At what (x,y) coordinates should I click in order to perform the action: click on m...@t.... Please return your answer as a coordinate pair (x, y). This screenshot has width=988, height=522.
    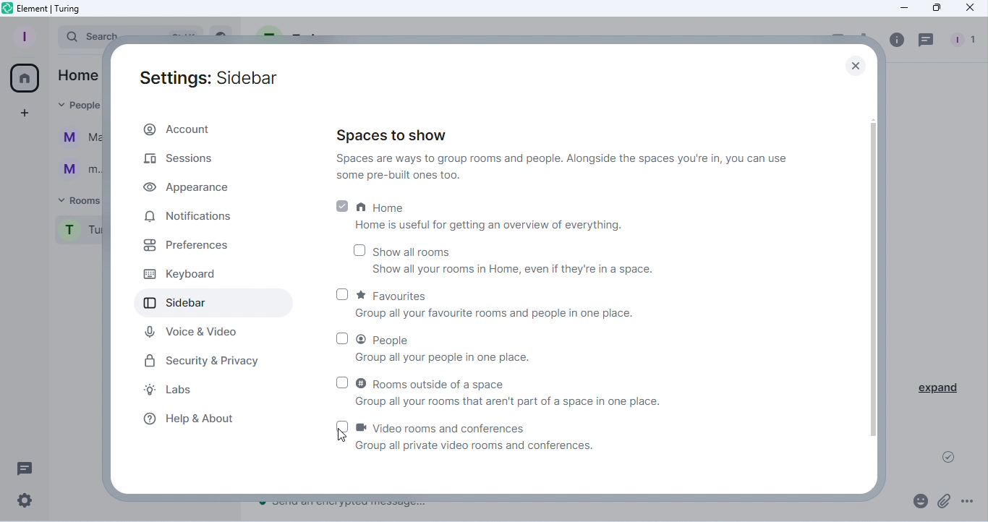
    Looking at the image, I should click on (77, 170).